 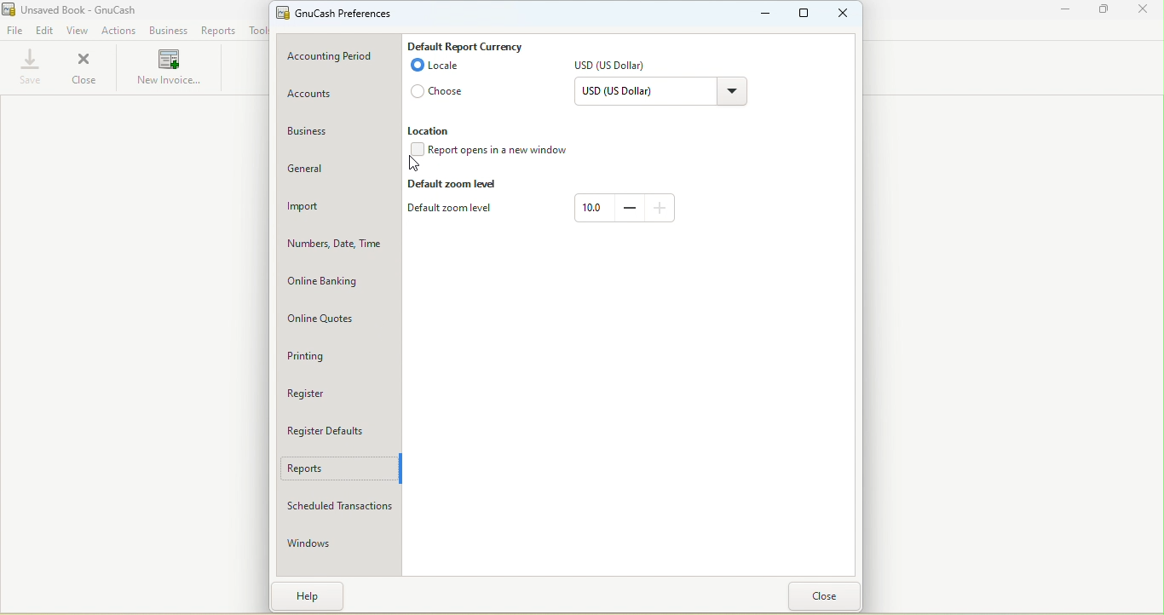 I want to click on USD, so click(x=615, y=67).